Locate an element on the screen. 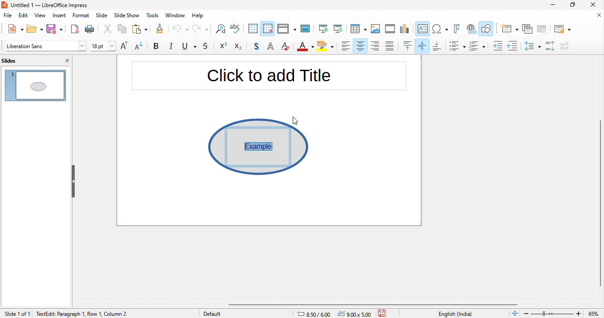  new is located at coordinates (12, 29).